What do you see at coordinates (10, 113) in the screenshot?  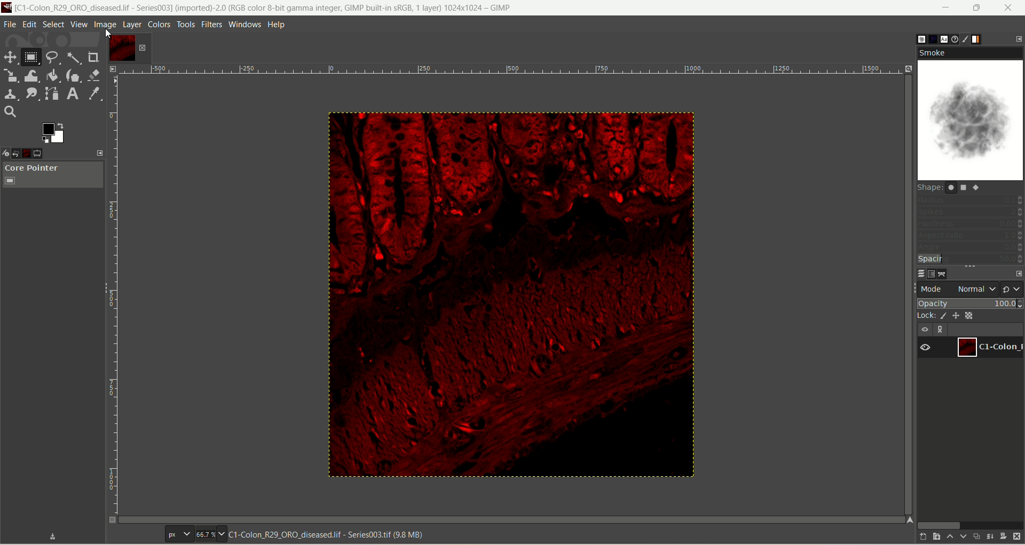 I see `search tool` at bounding box center [10, 113].